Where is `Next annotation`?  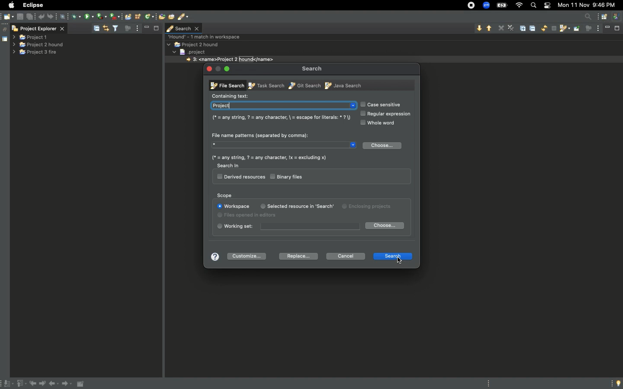 Next annotation is located at coordinates (7, 384).